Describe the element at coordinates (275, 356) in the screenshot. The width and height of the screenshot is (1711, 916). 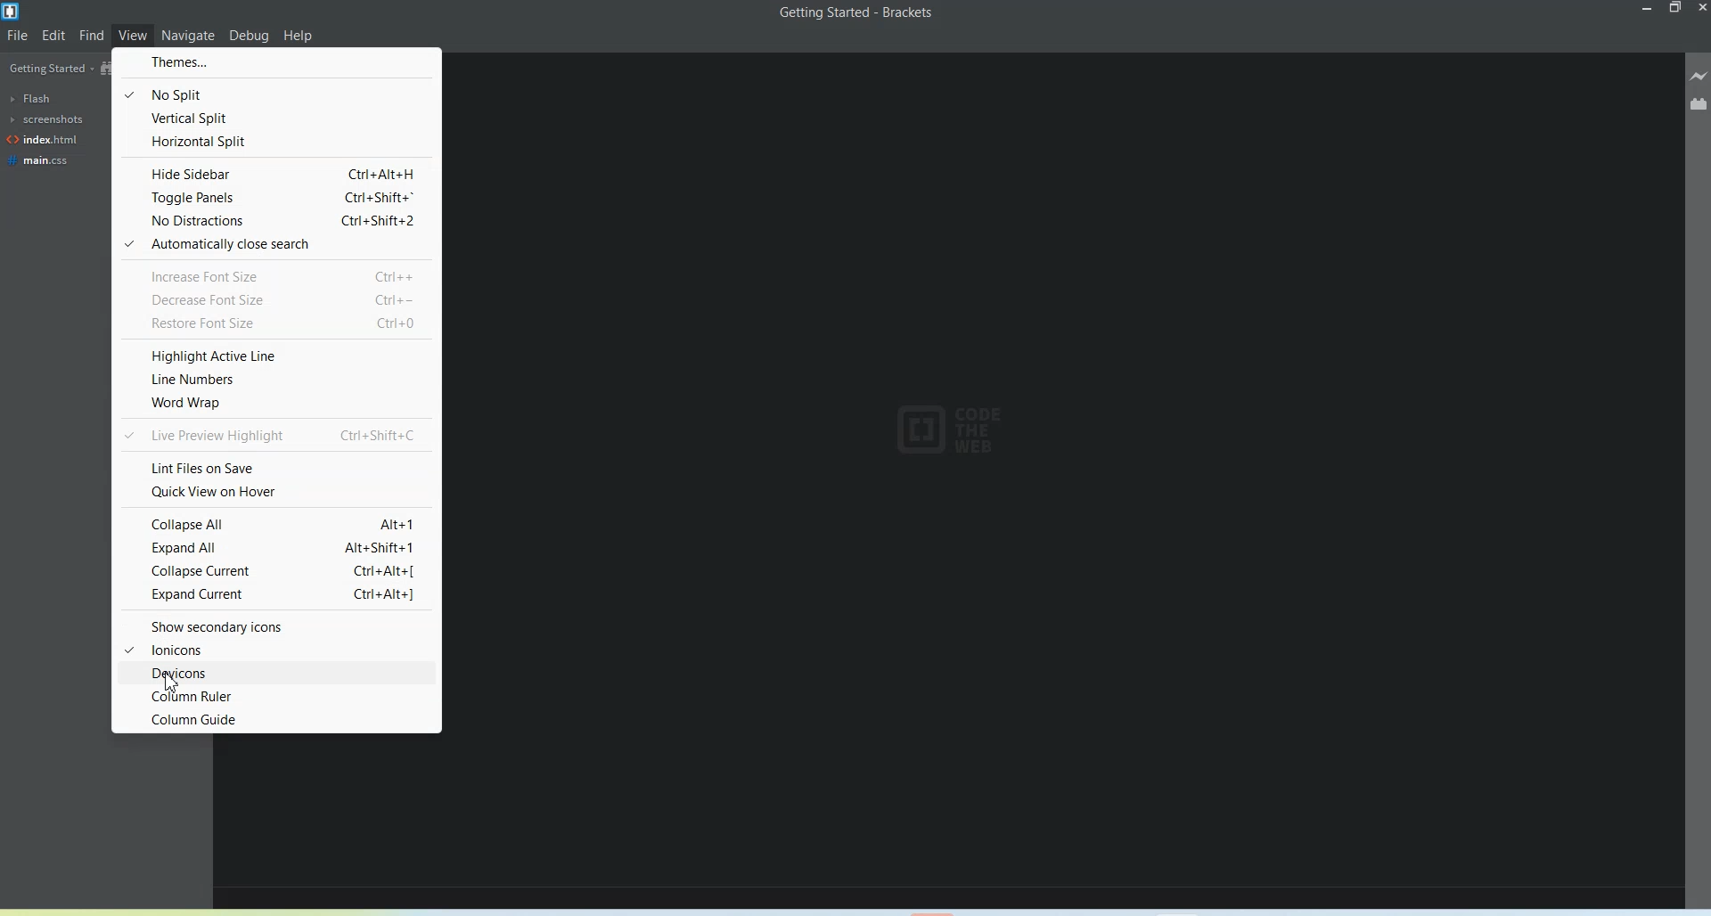
I see `Highlight Active Line` at that location.